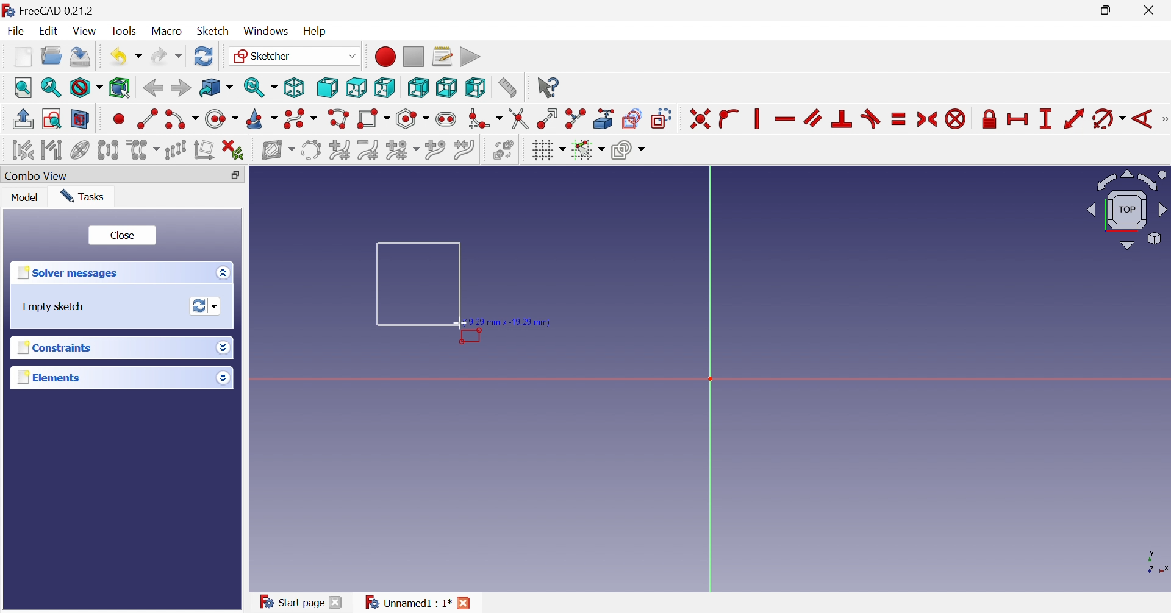 Image resolution: width=1171 pixels, height=613 pixels. What do you see at coordinates (147, 118) in the screenshot?
I see `Create line` at bounding box center [147, 118].